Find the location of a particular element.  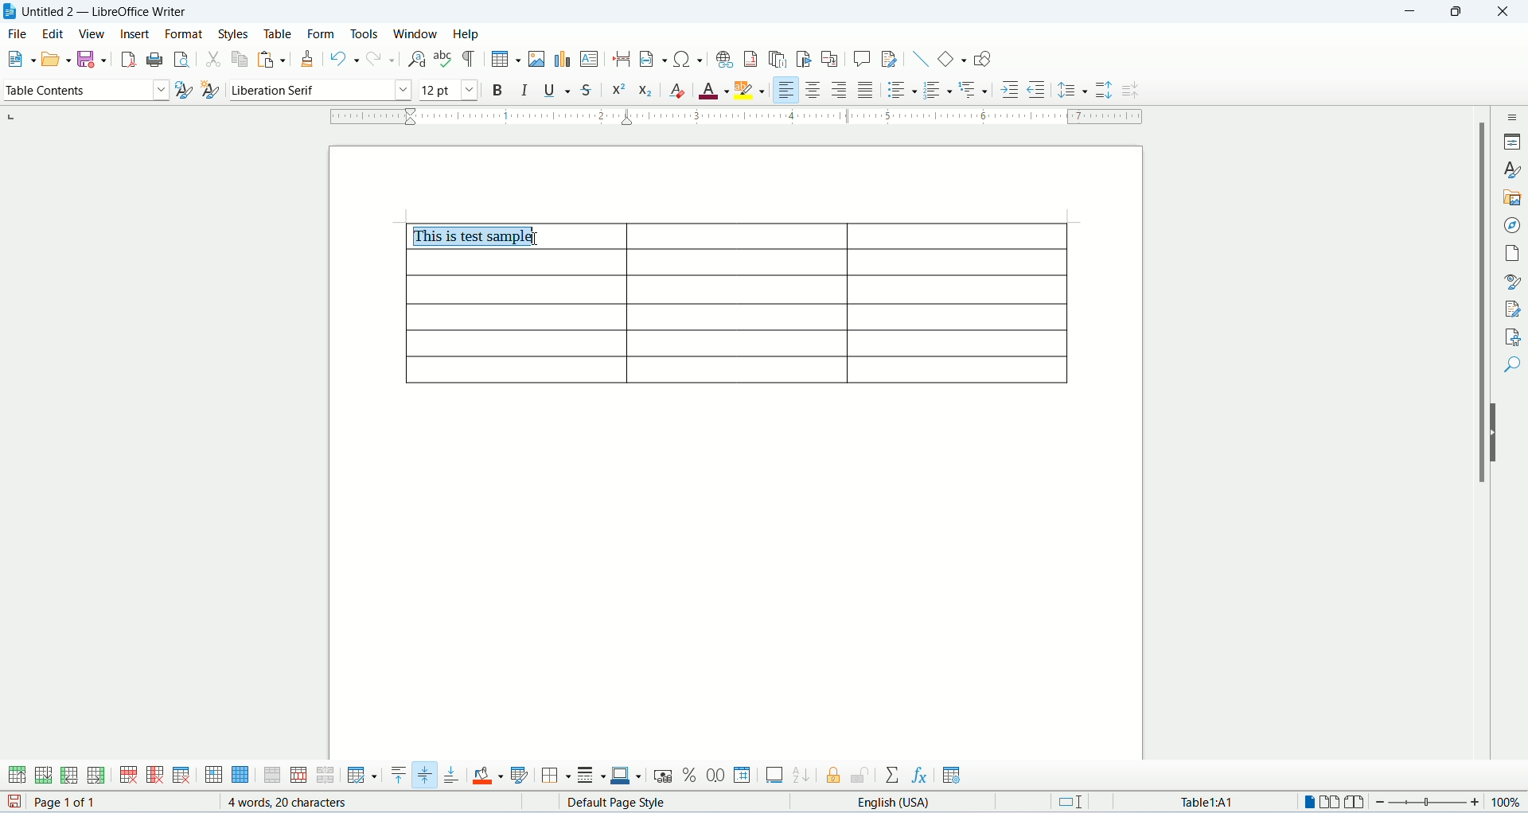

print preview is located at coordinates (181, 59).